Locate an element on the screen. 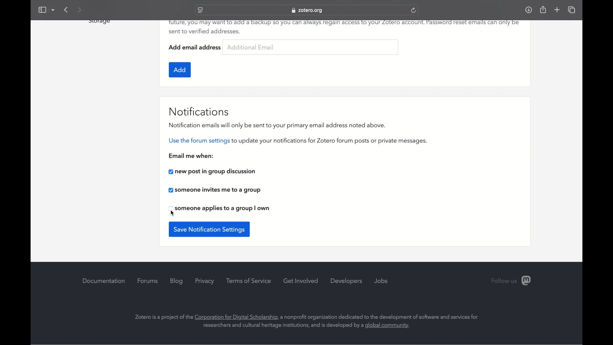  website address is located at coordinates (307, 11).